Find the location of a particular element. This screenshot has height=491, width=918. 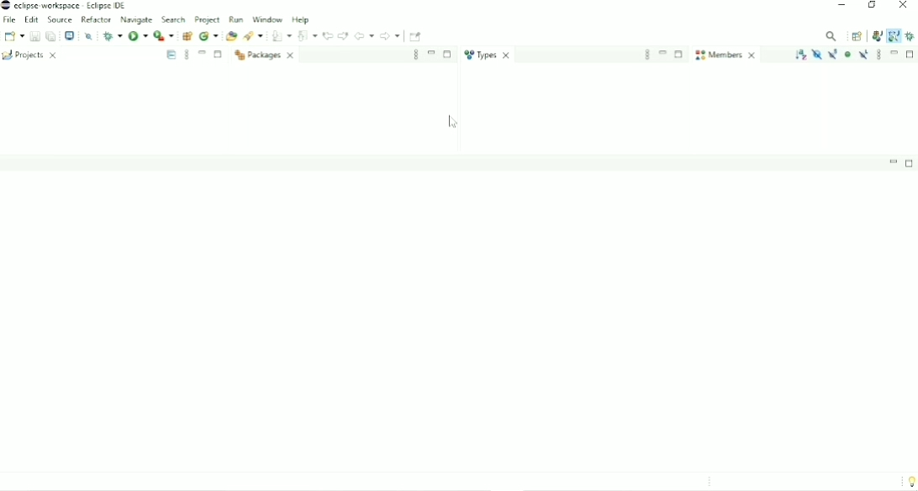

Java Browsing is located at coordinates (894, 35).